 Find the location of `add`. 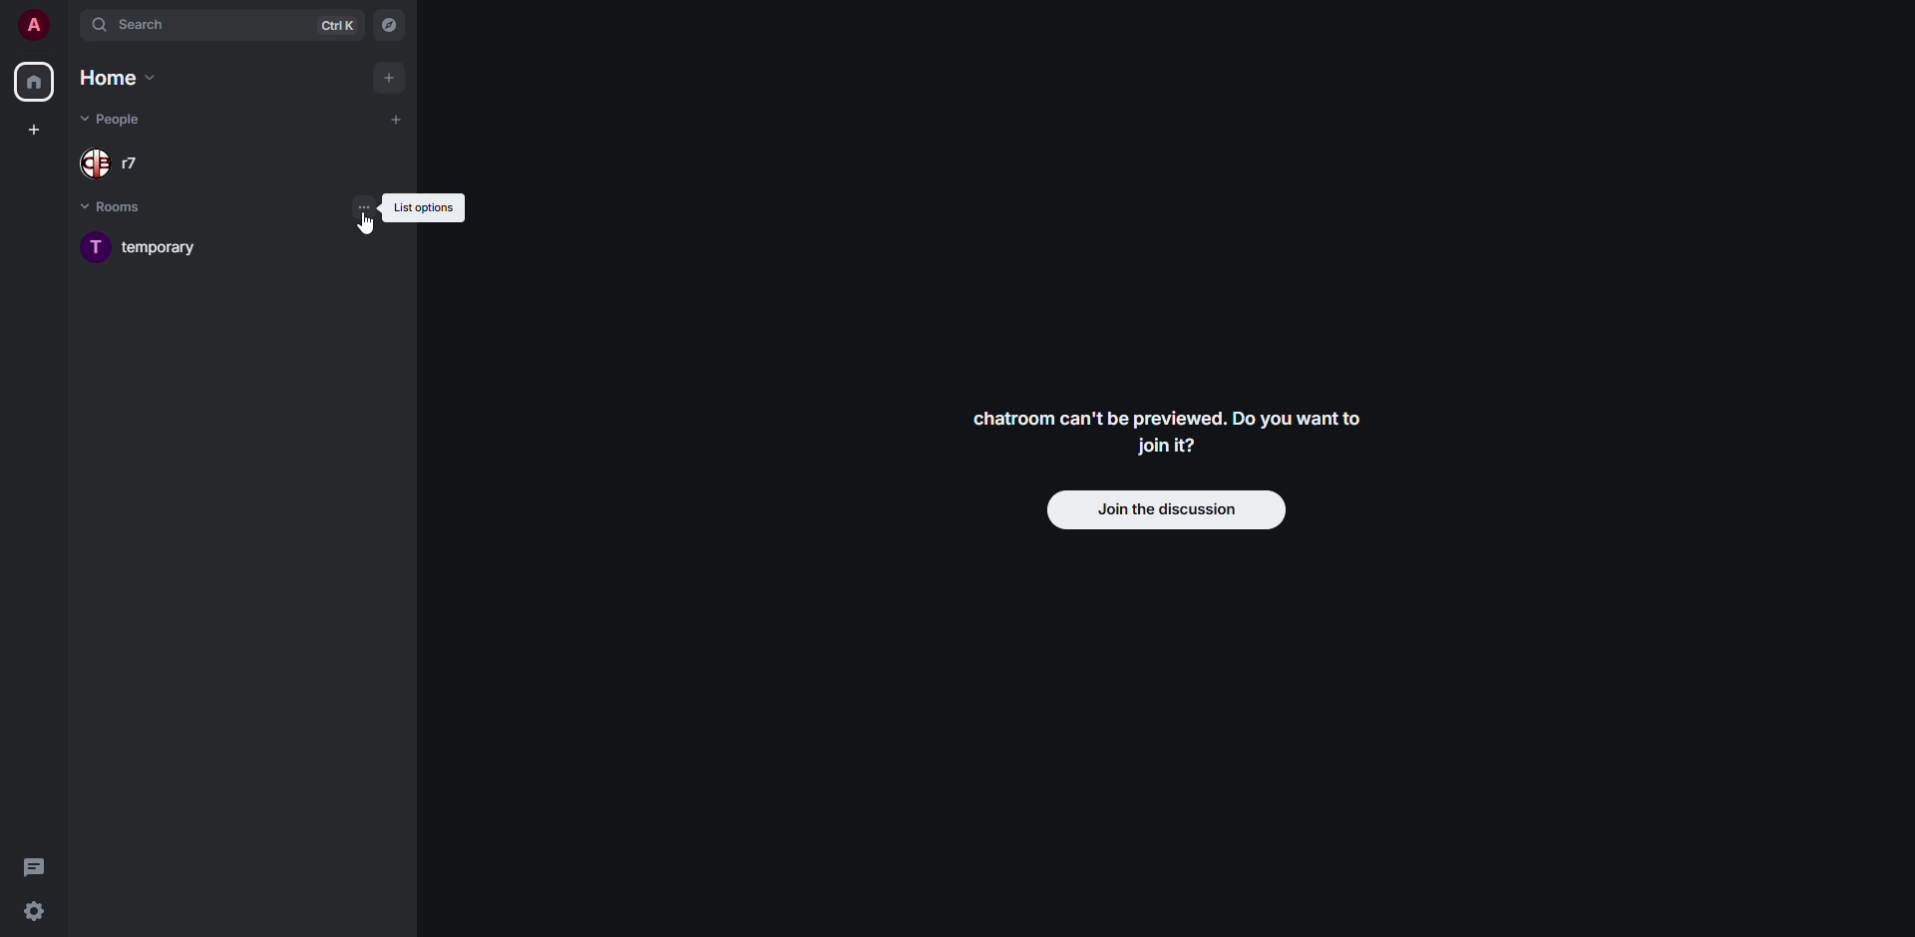

add is located at coordinates (397, 120).